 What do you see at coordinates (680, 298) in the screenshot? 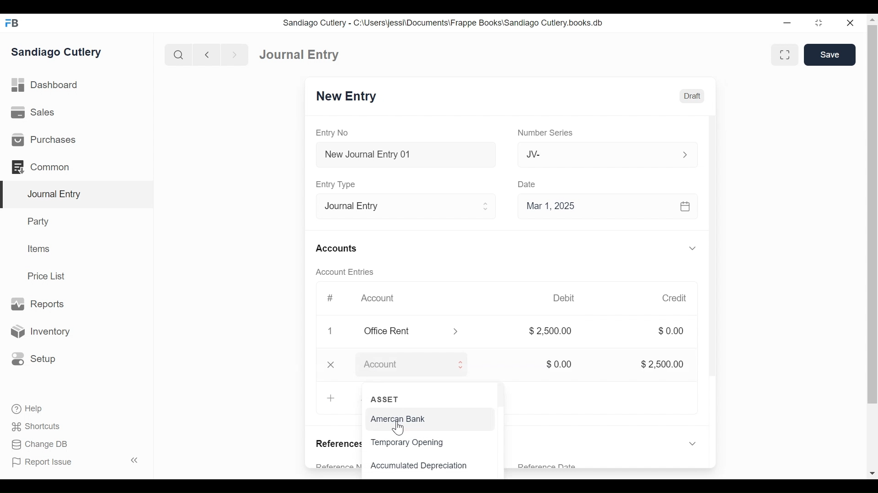
I see `Credit` at bounding box center [680, 298].